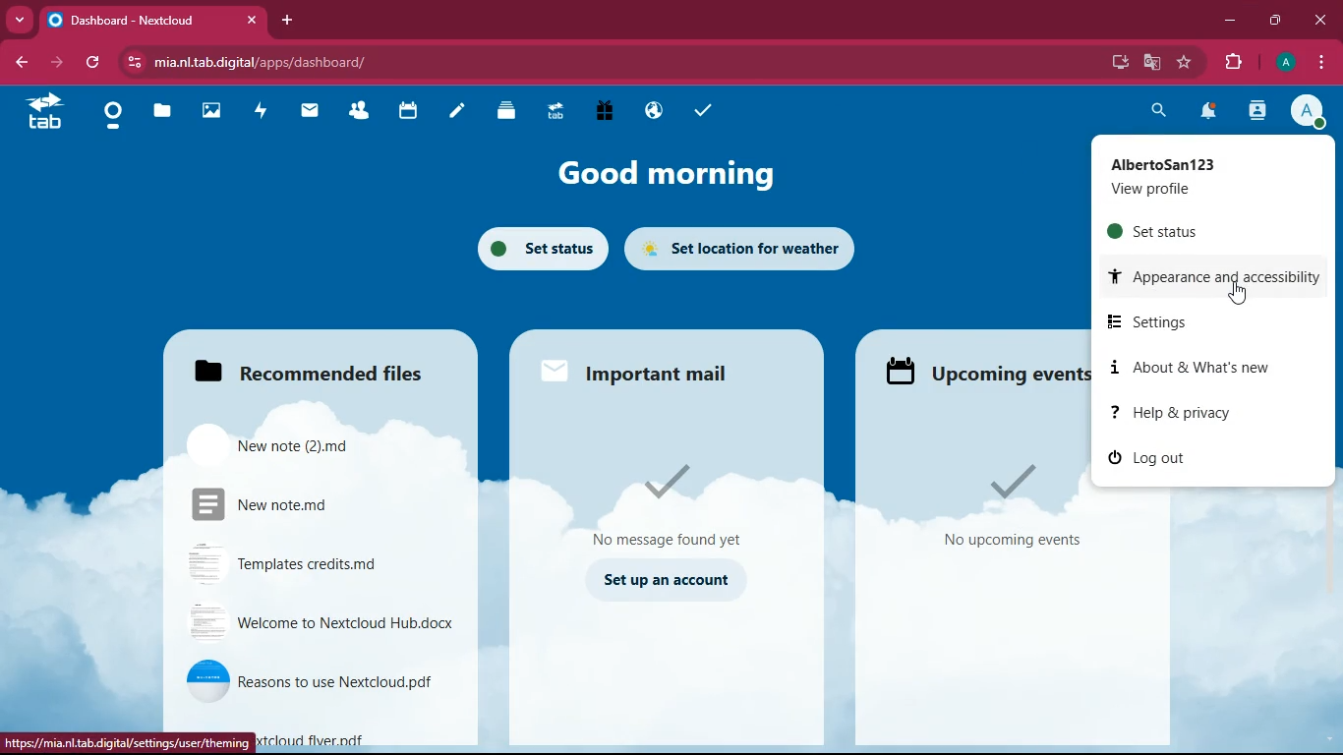  Describe the element at coordinates (357, 113) in the screenshot. I see `friends` at that location.